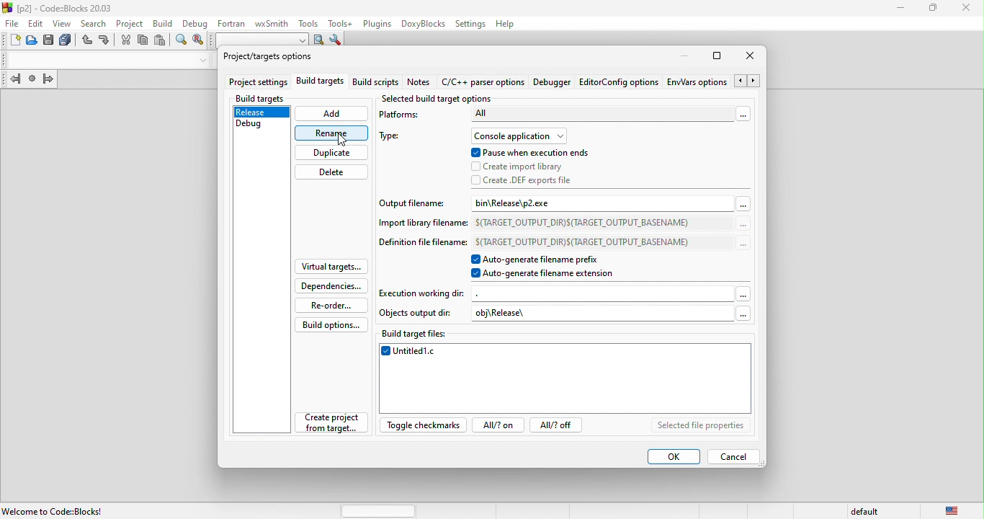 This screenshot has height=519, width=984. What do you see at coordinates (421, 83) in the screenshot?
I see `notes` at bounding box center [421, 83].